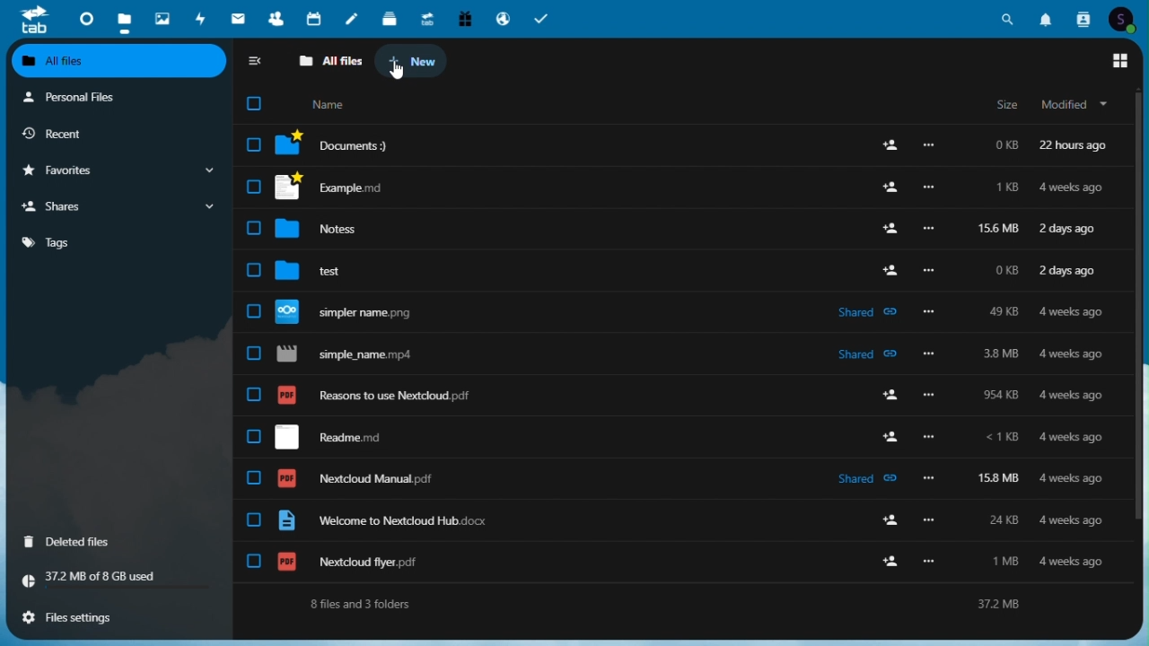 The width and height of the screenshot is (1149, 646). What do you see at coordinates (363, 478) in the screenshot?
I see `nextcloud manual.pdf` at bounding box center [363, 478].